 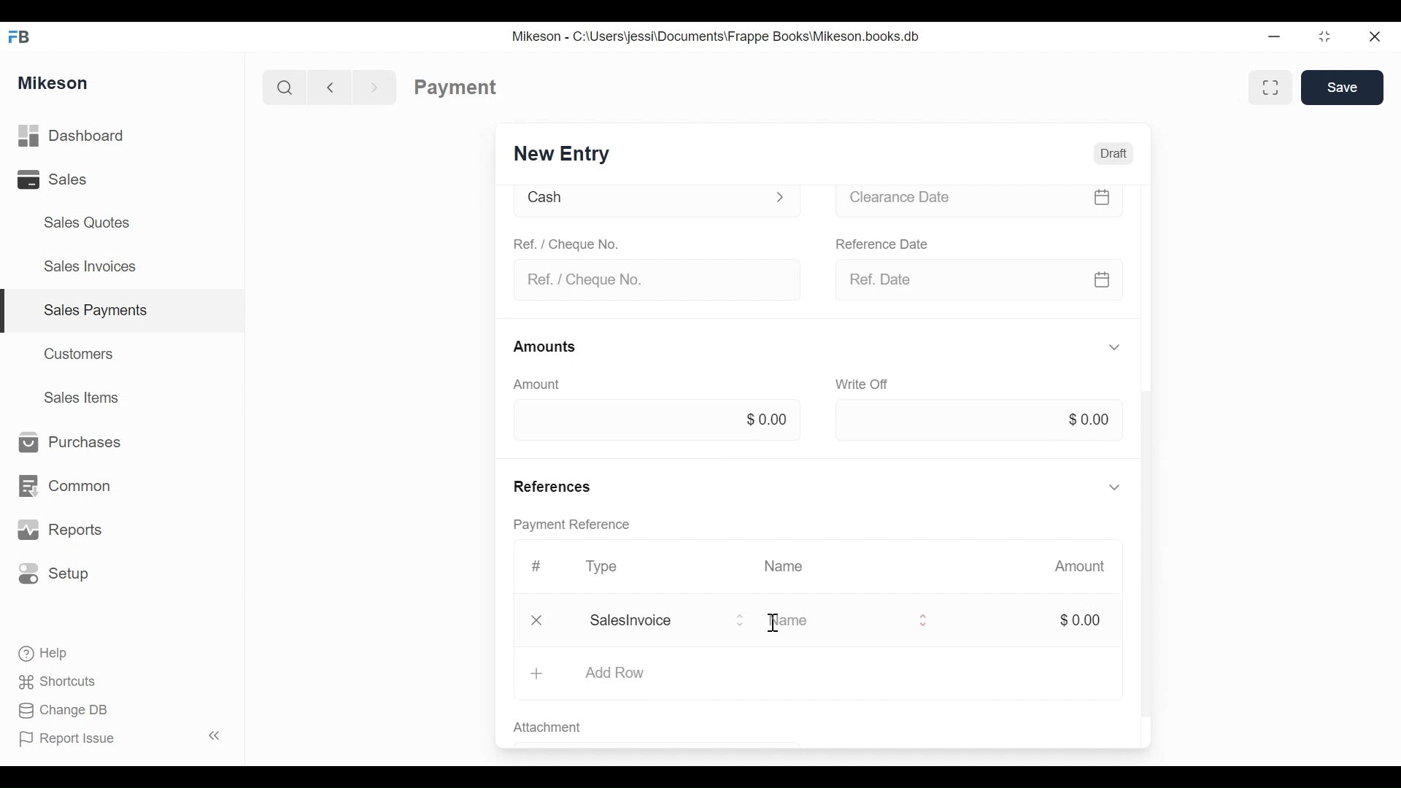 What do you see at coordinates (650, 201) in the screenshot?
I see `Cash` at bounding box center [650, 201].